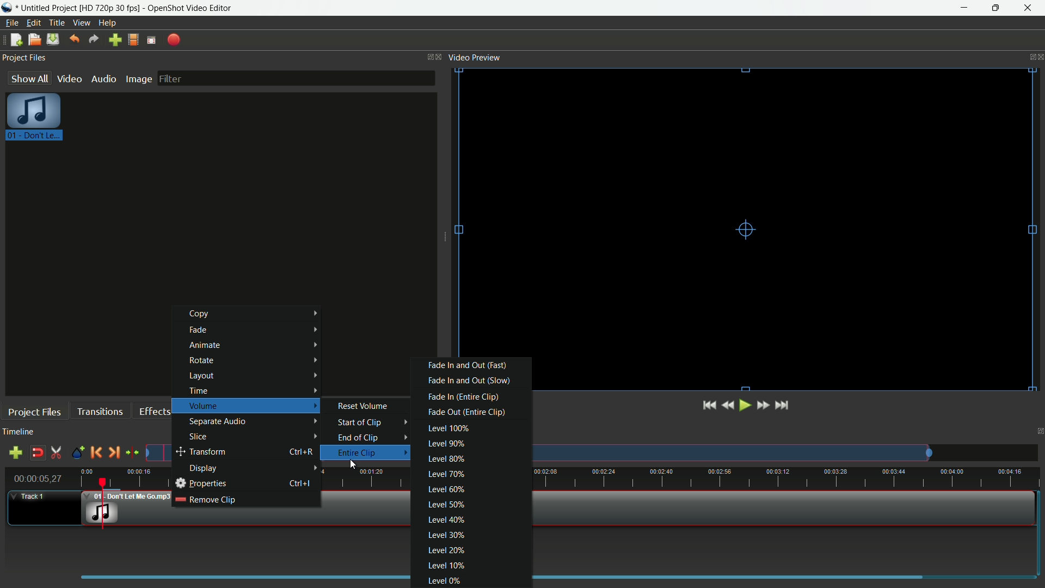 The width and height of the screenshot is (1045, 588). Describe the element at coordinates (300, 453) in the screenshot. I see `keyboard shortcut` at that location.